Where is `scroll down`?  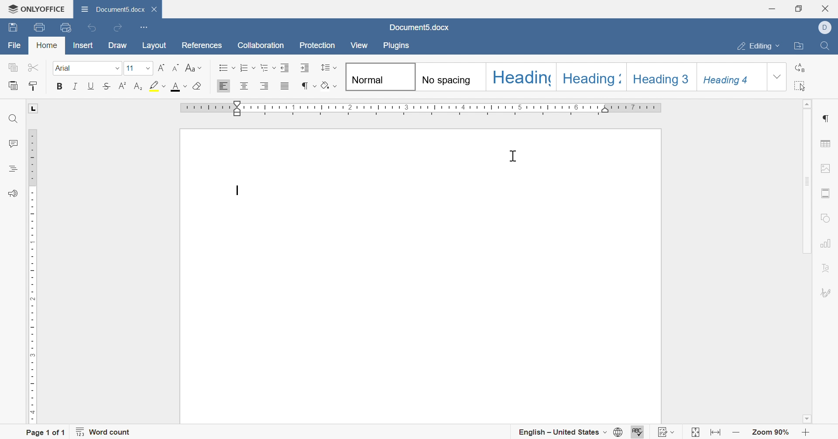 scroll down is located at coordinates (806, 418).